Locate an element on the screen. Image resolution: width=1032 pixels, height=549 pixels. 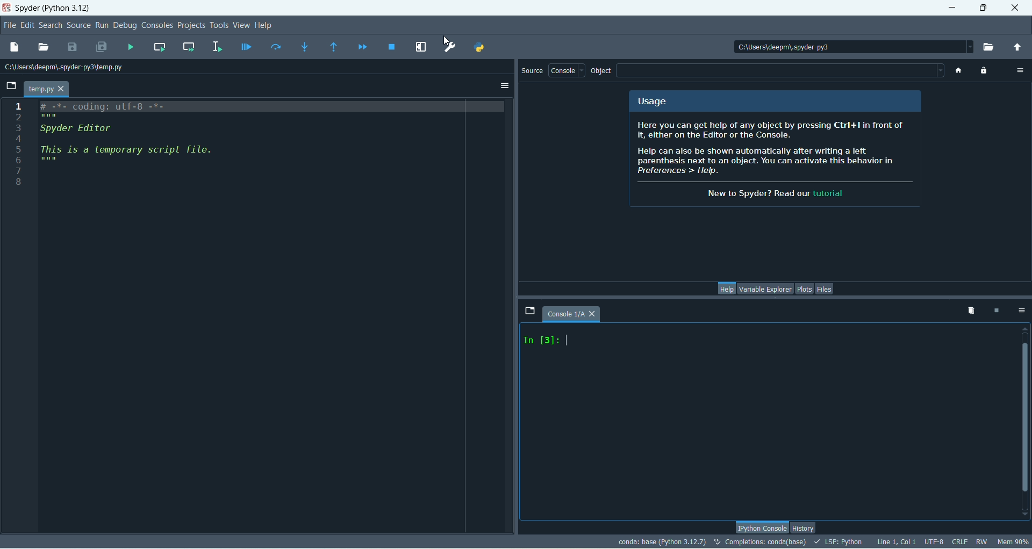
save is located at coordinates (73, 47).